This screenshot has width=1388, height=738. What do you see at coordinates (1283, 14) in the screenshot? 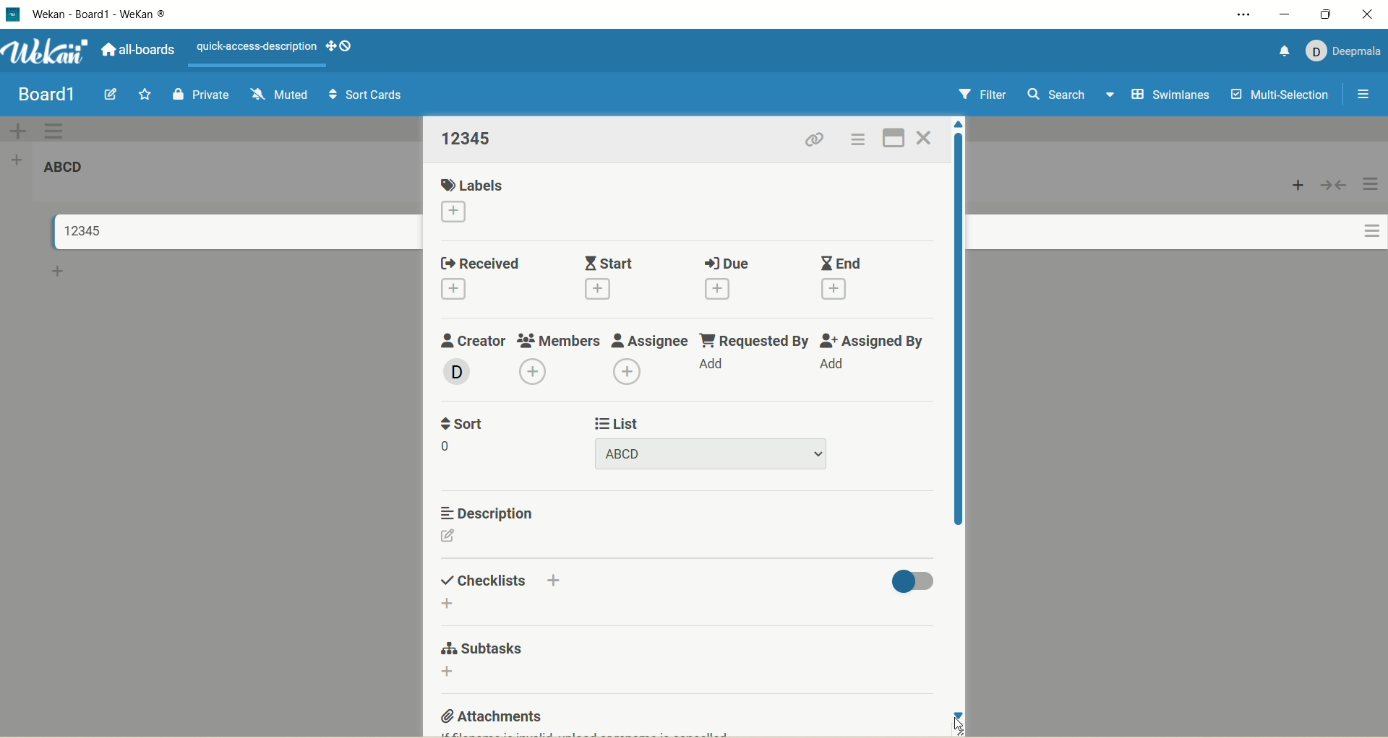
I see `minimize` at bounding box center [1283, 14].